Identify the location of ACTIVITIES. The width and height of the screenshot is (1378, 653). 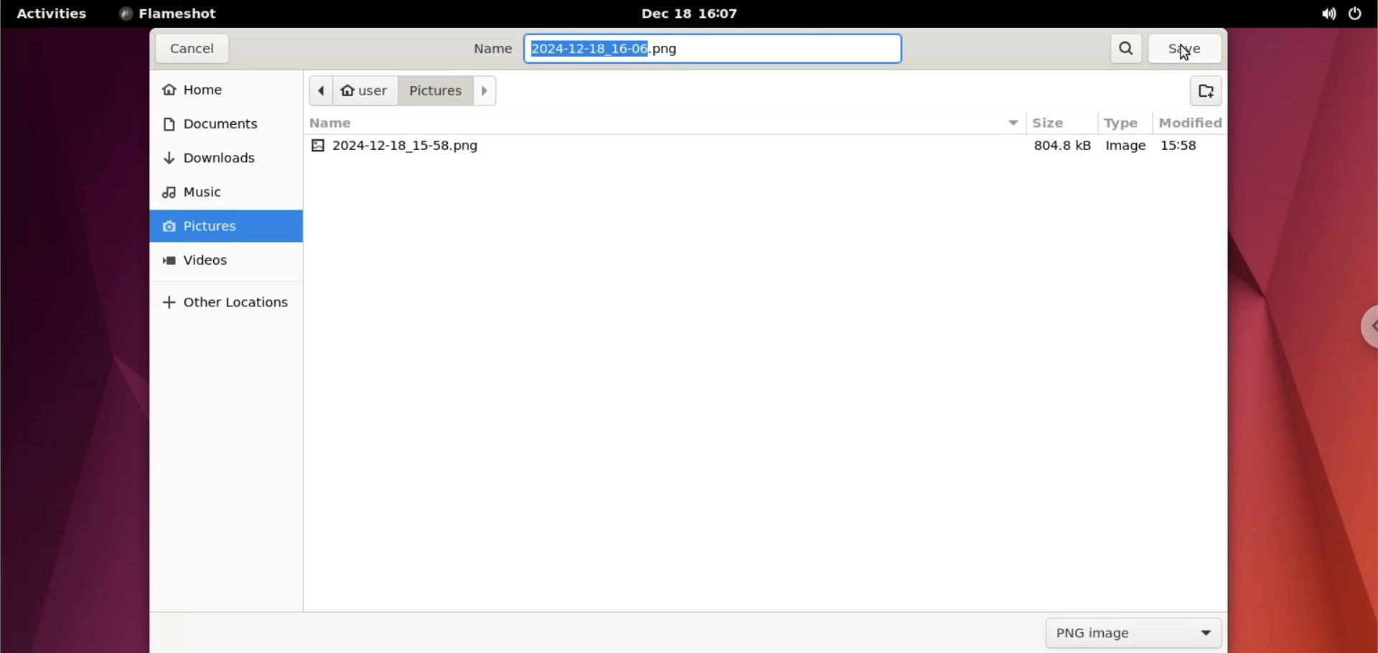
(51, 14).